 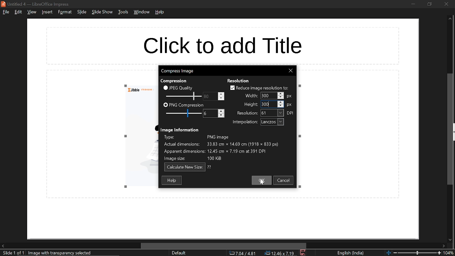 What do you see at coordinates (267, 105) in the screenshot?
I see `Selected` at bounding box center [267, 105].